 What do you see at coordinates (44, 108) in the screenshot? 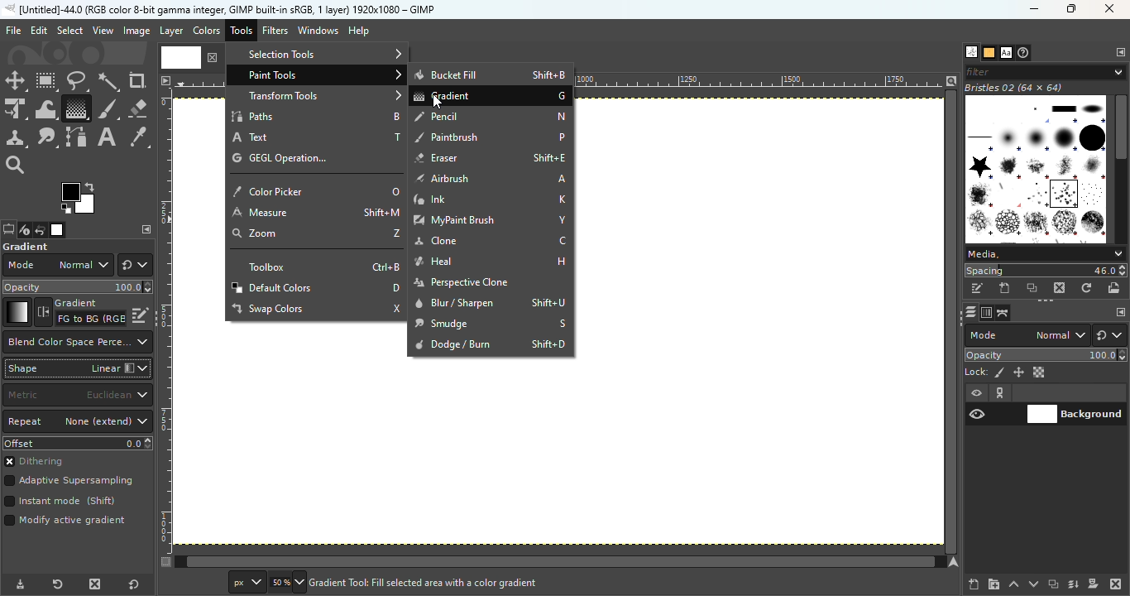
I see `Wrap transform` at bounding box center [44, 108].